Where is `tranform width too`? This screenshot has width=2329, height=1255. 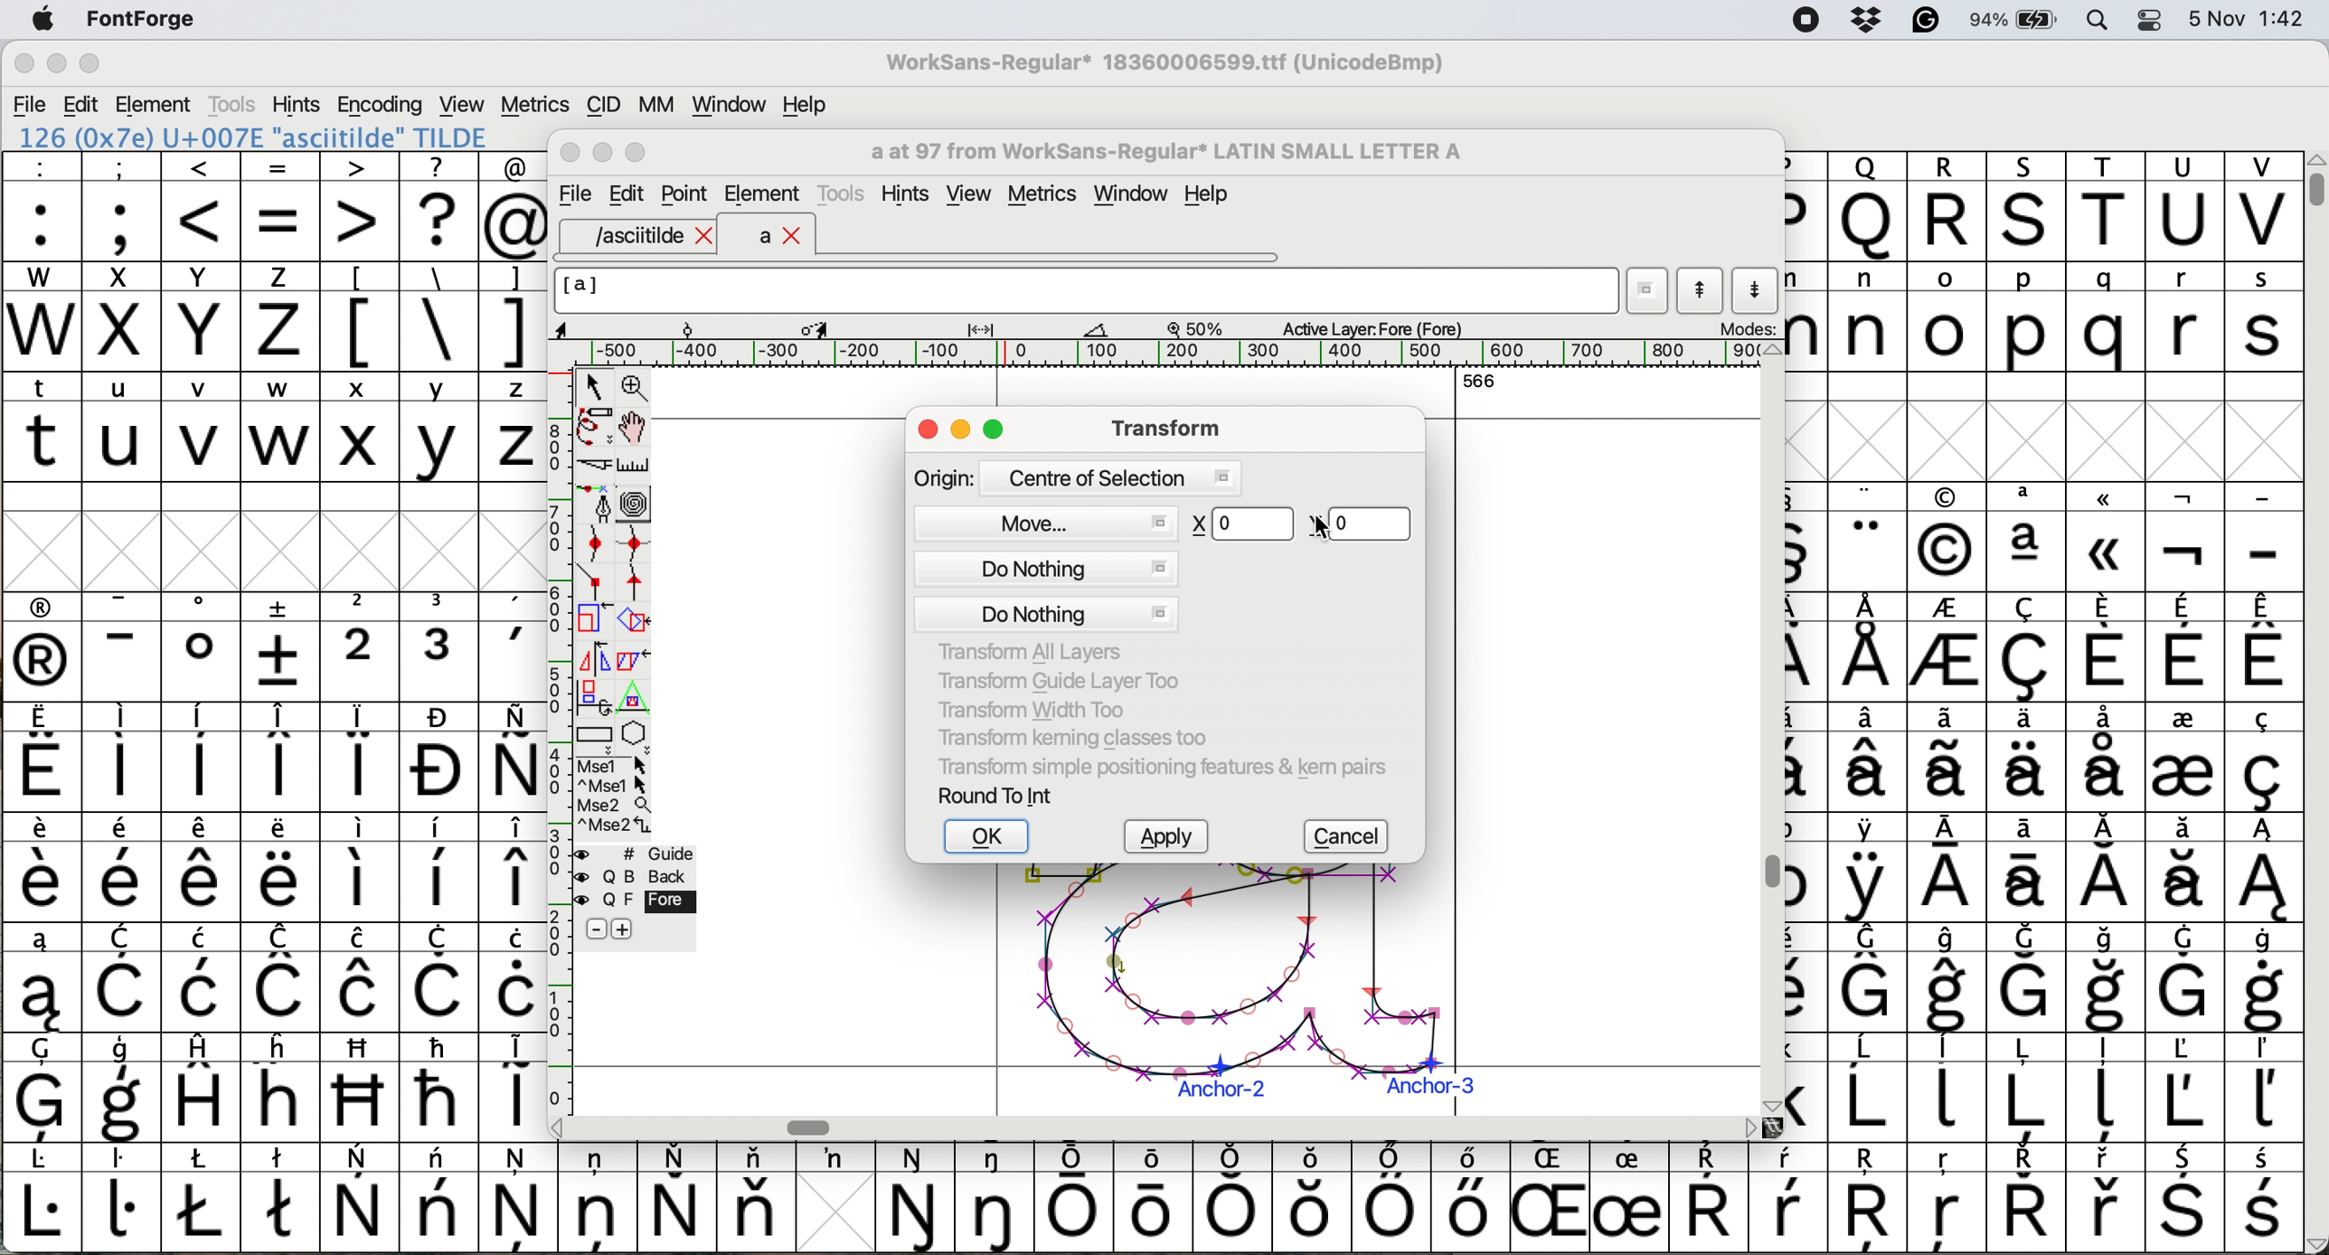
tranform width too is located at coordinates (1042, 707).